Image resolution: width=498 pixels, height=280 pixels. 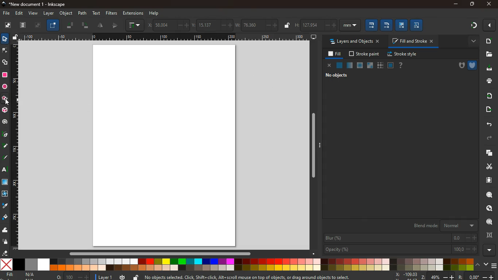 What do you see at coordinates (19, 13) in the screenshot?
I see `edit` at bounding box center [19, 13].